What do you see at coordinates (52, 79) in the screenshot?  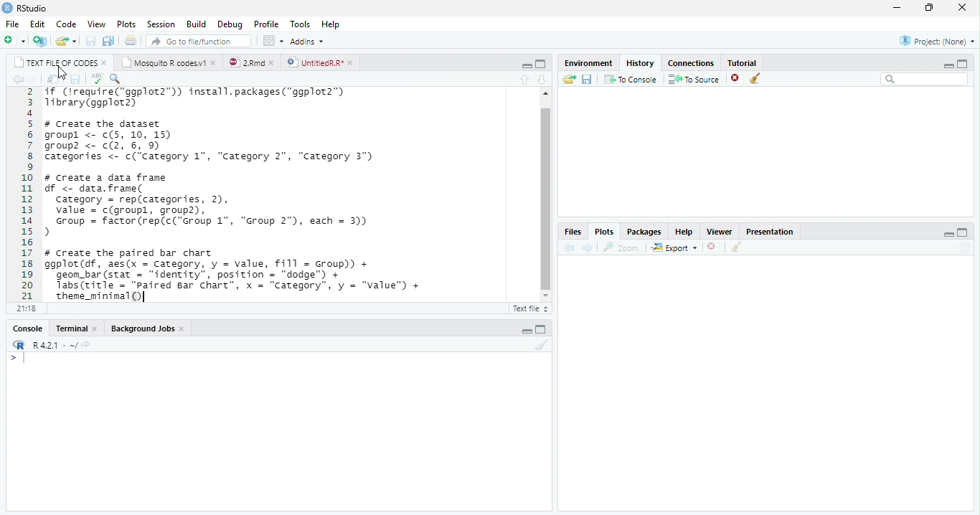 I see `show in new window` at bounding box center [52, 79].